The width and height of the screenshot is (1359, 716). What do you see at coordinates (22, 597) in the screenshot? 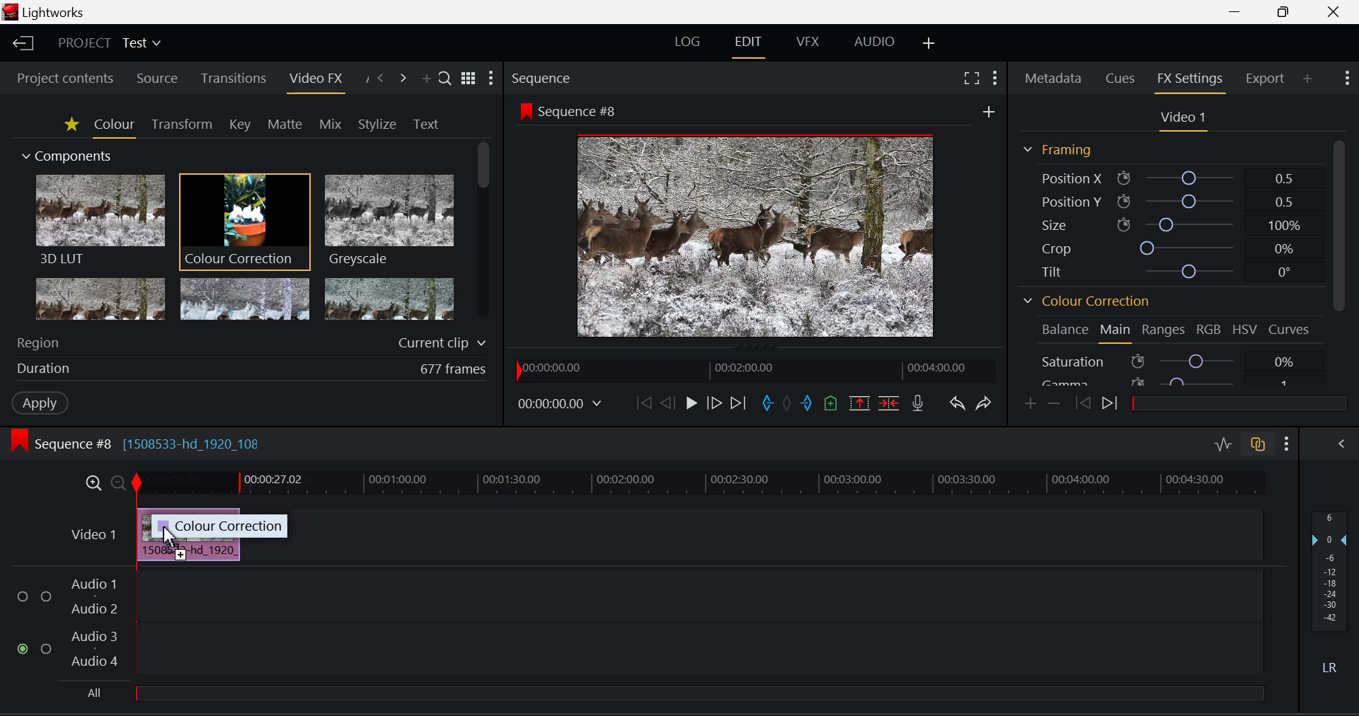
I see `Audio Input Checkbox` at bounding box center [22, 597].